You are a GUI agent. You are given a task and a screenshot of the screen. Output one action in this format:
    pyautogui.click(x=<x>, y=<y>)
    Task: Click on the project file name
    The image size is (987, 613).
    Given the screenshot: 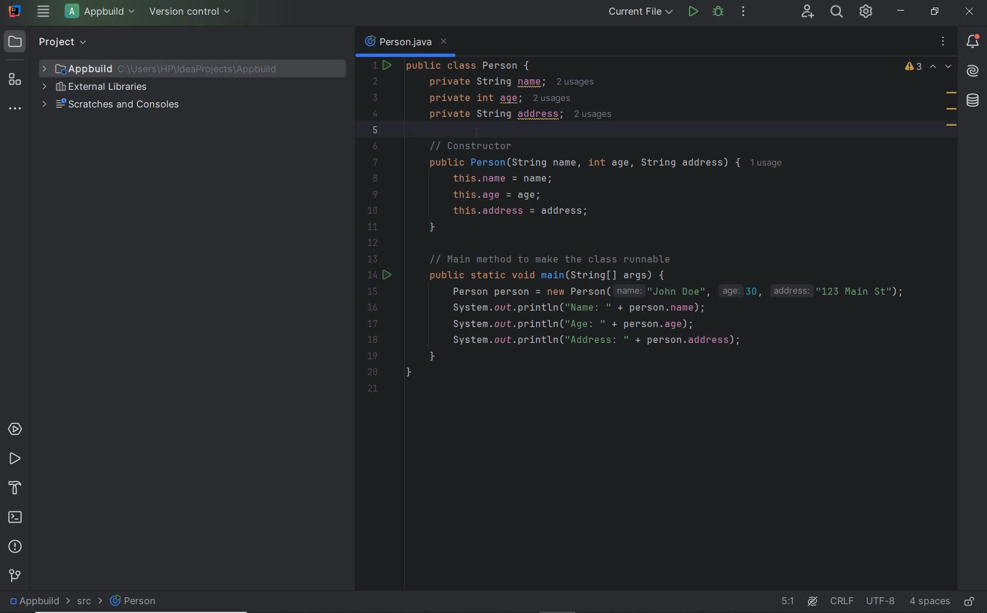 What is the action you would take?
    pyautogui.click(x=170, y=68)
    